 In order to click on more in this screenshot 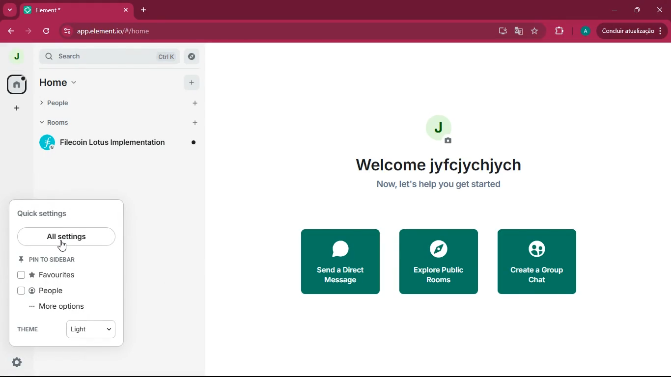, I will do `click(15, 108)`.